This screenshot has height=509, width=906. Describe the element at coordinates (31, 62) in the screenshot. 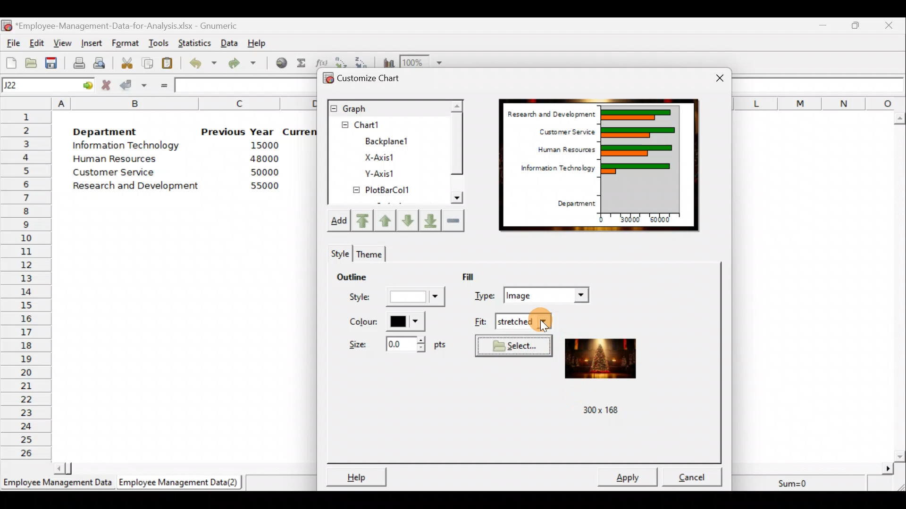

I see `Open a file` at that location.